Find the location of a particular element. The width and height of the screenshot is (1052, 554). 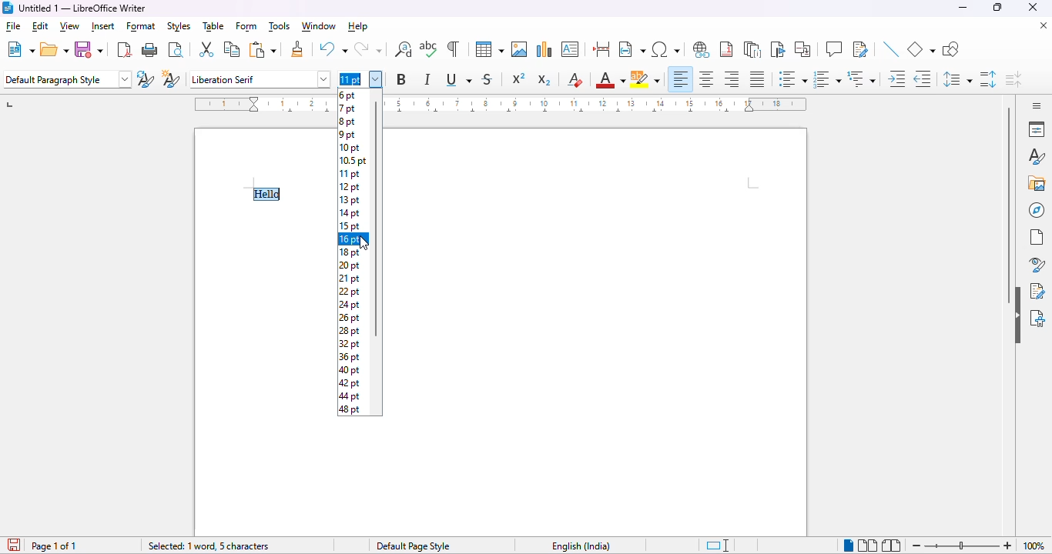

8 pt is located at coordinates (348, 122).